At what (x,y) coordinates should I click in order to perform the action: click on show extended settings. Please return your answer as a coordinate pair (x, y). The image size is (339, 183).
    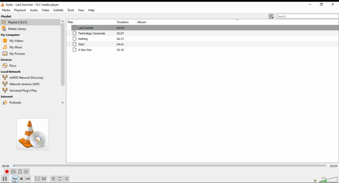
    Looking at the image, I should click on (44, 179).